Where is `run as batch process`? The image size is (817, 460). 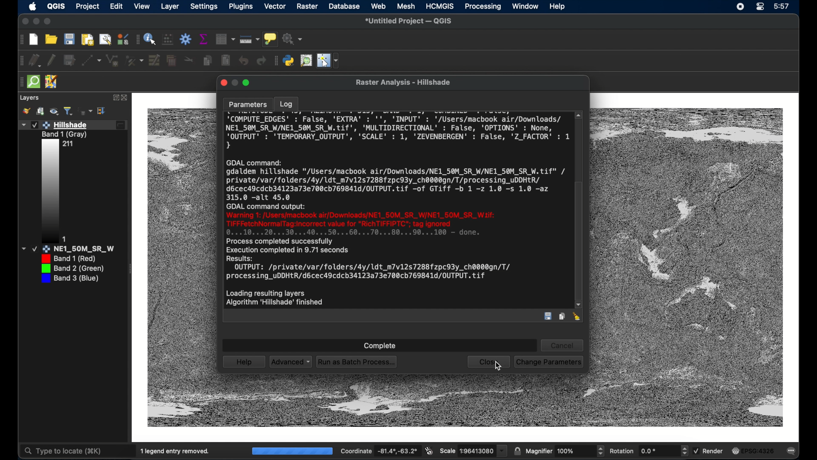 run as batch process is located at coordinates (357, 362).